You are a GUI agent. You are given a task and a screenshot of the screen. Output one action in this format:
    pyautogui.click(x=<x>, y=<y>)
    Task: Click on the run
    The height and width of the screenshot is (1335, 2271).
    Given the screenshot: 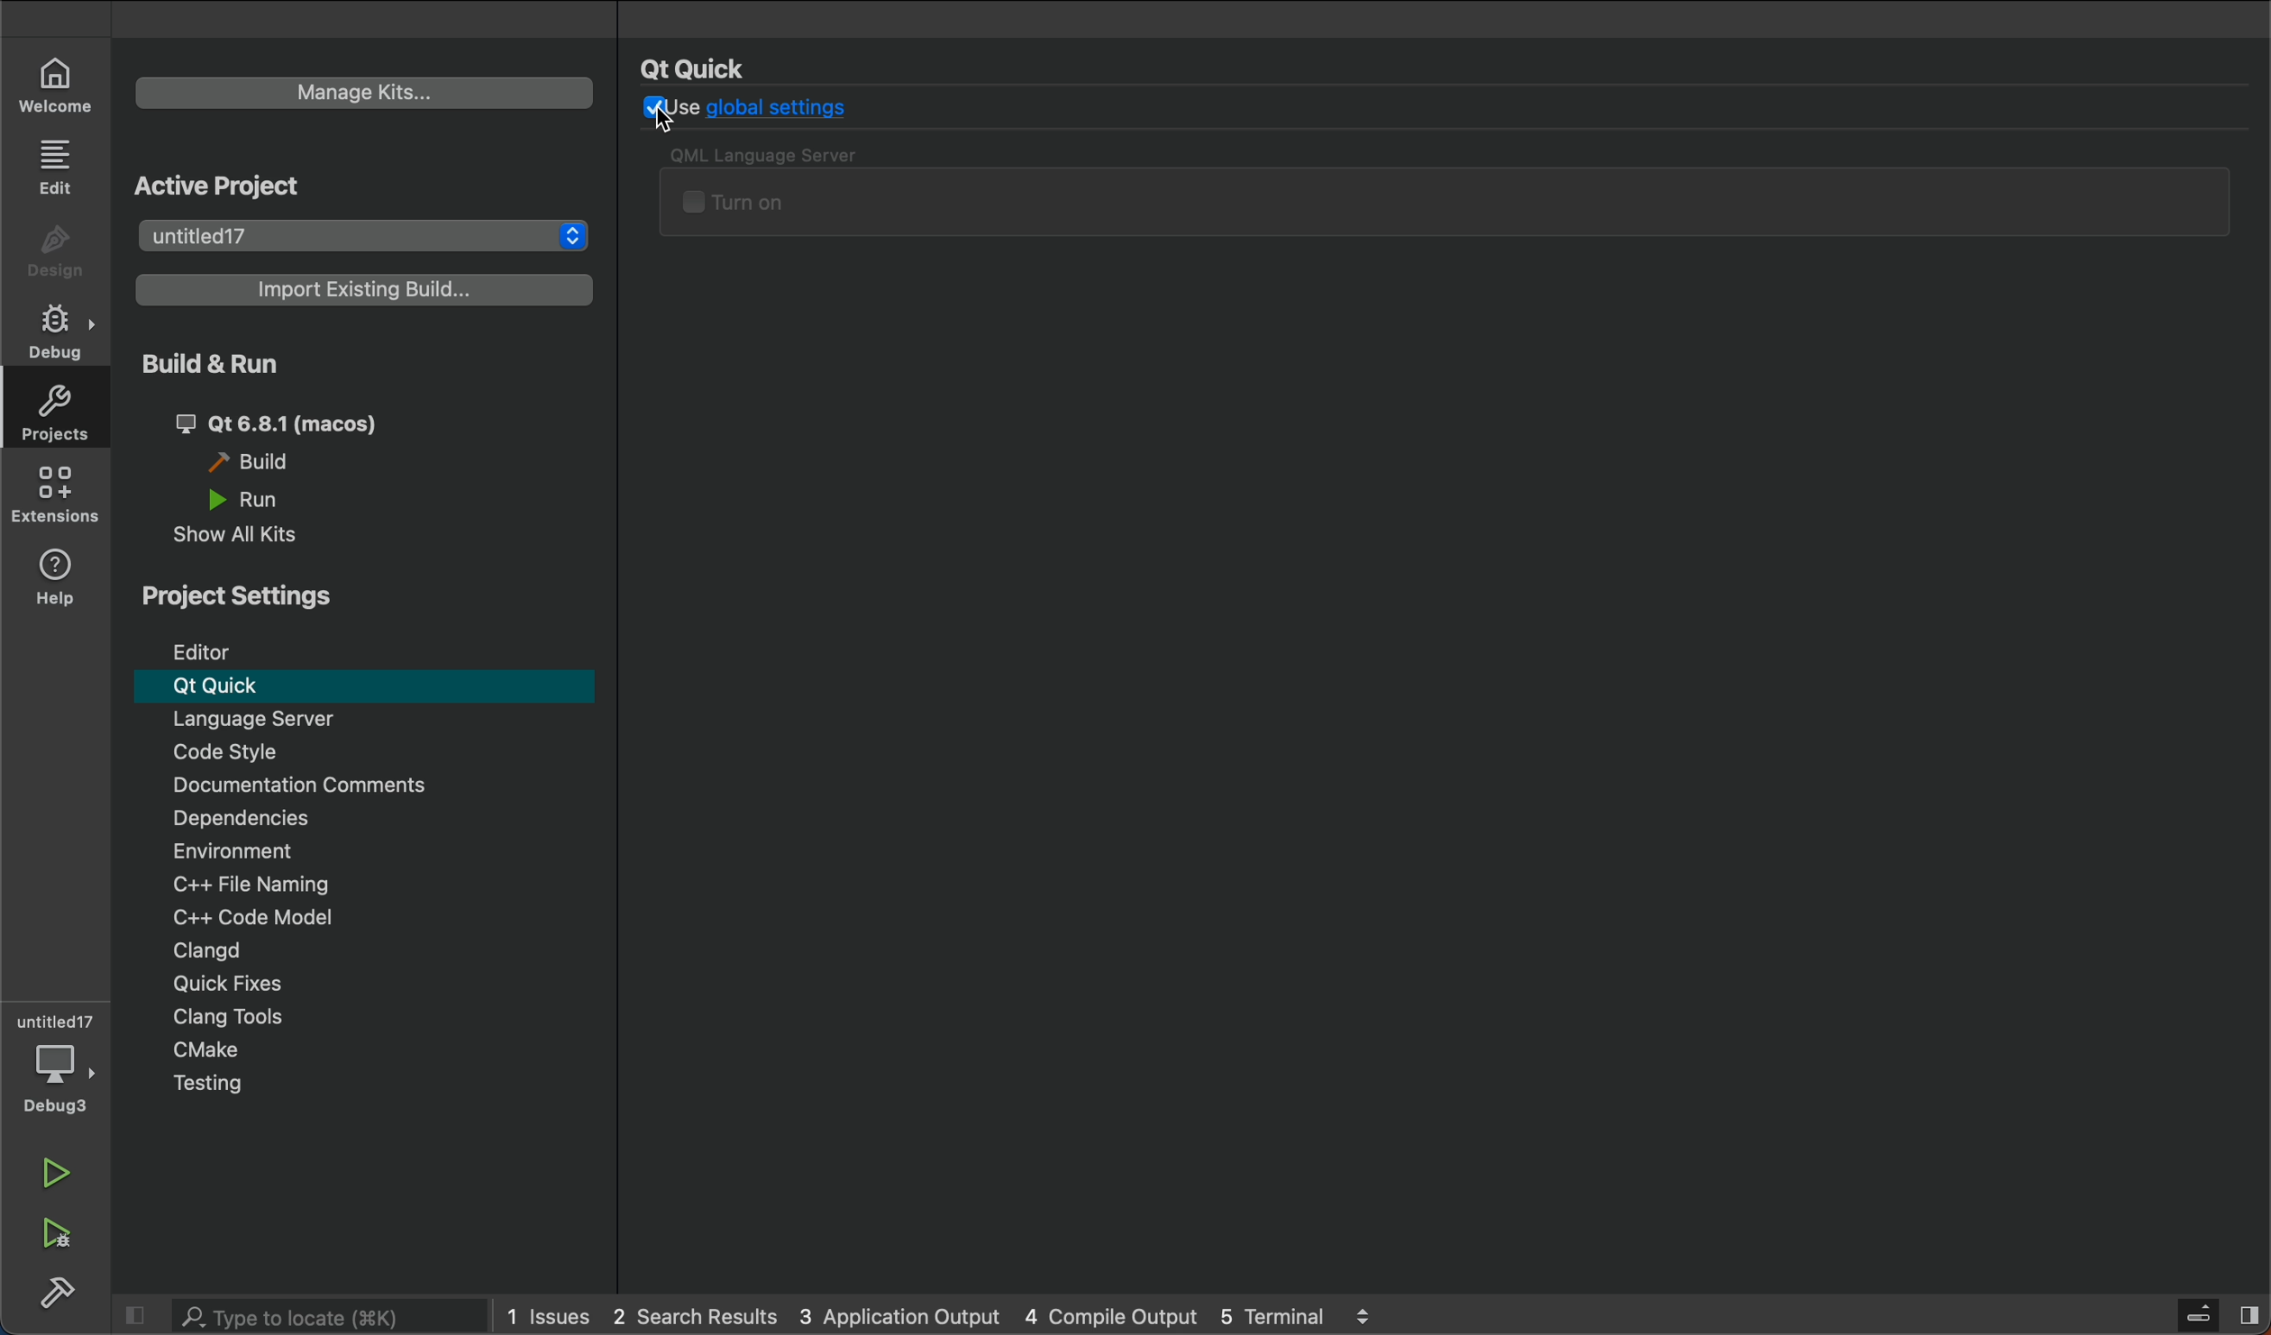 What is the action you would take?
    pyautogui.click(x=54, y=1170)
    